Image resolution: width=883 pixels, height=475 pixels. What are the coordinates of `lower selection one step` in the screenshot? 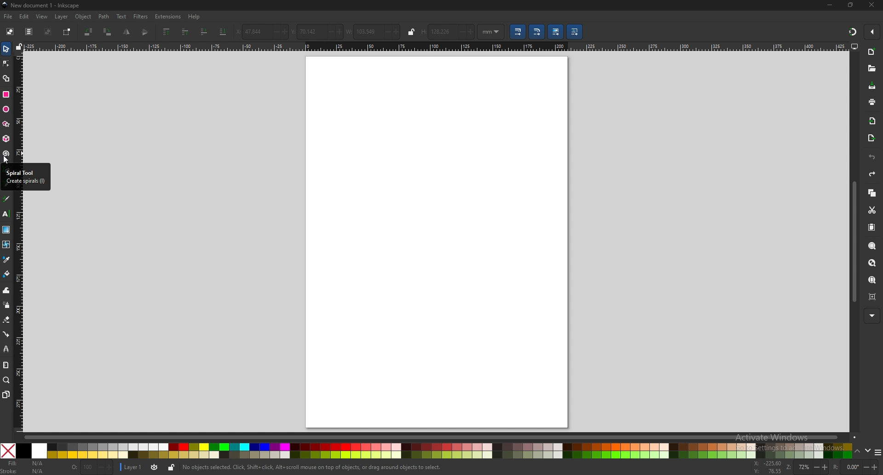 It's located at (204, 32).